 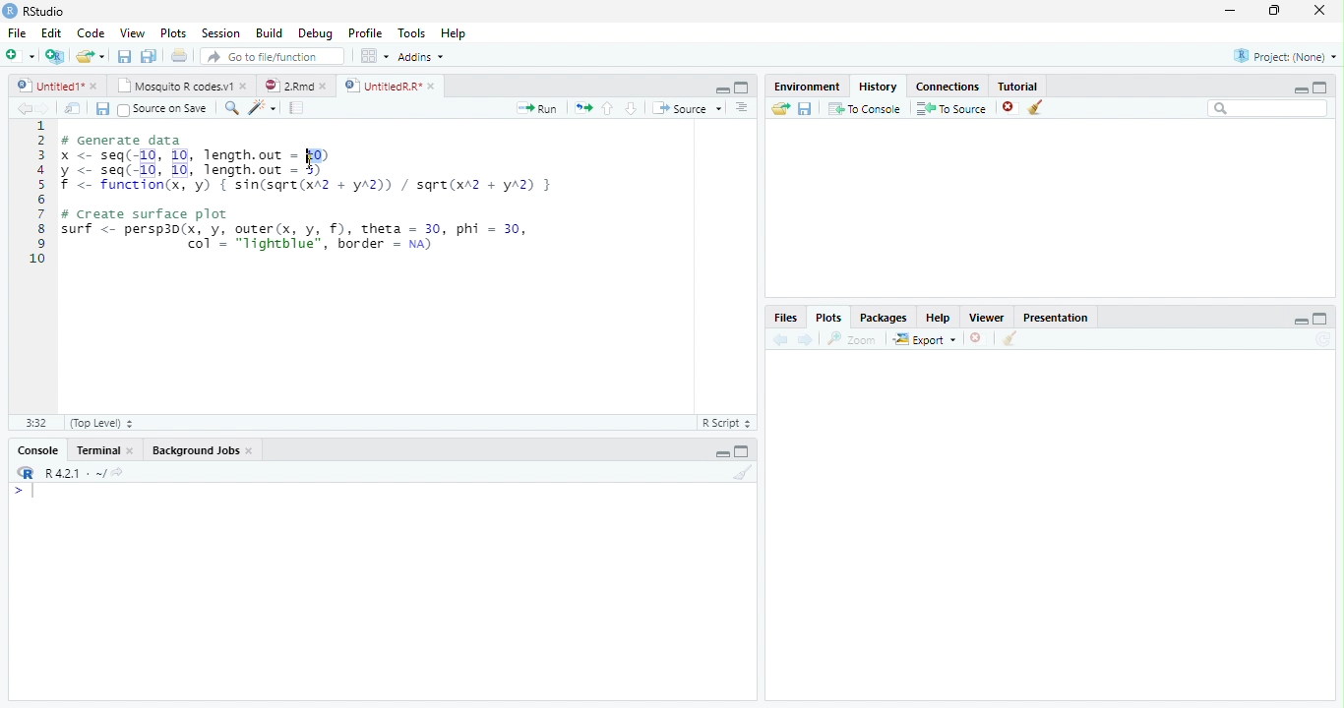 What do you see at coordinates (1320, 88) in the screenshot?
I see `maximize` at bounding box center [1320, 88].